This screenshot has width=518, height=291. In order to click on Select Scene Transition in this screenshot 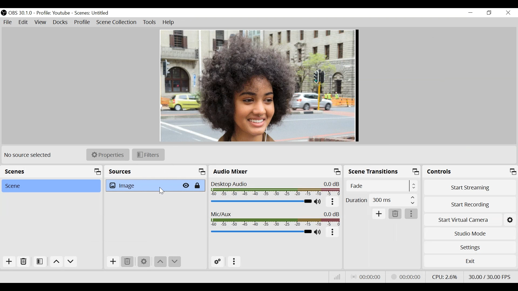, I will do `click(381, 185)`.